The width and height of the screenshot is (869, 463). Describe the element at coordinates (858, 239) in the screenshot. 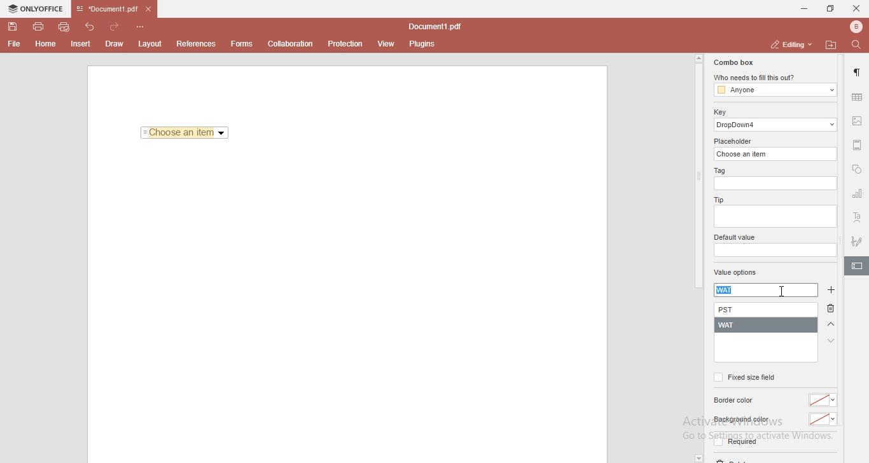

I see `signature` at that location.